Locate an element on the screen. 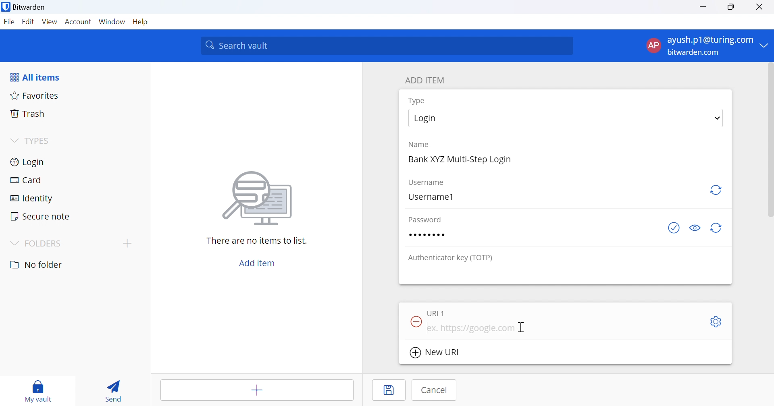 The height and width of the screenshot is (406, 774). Restore Down is located at coordinates (732, 7).